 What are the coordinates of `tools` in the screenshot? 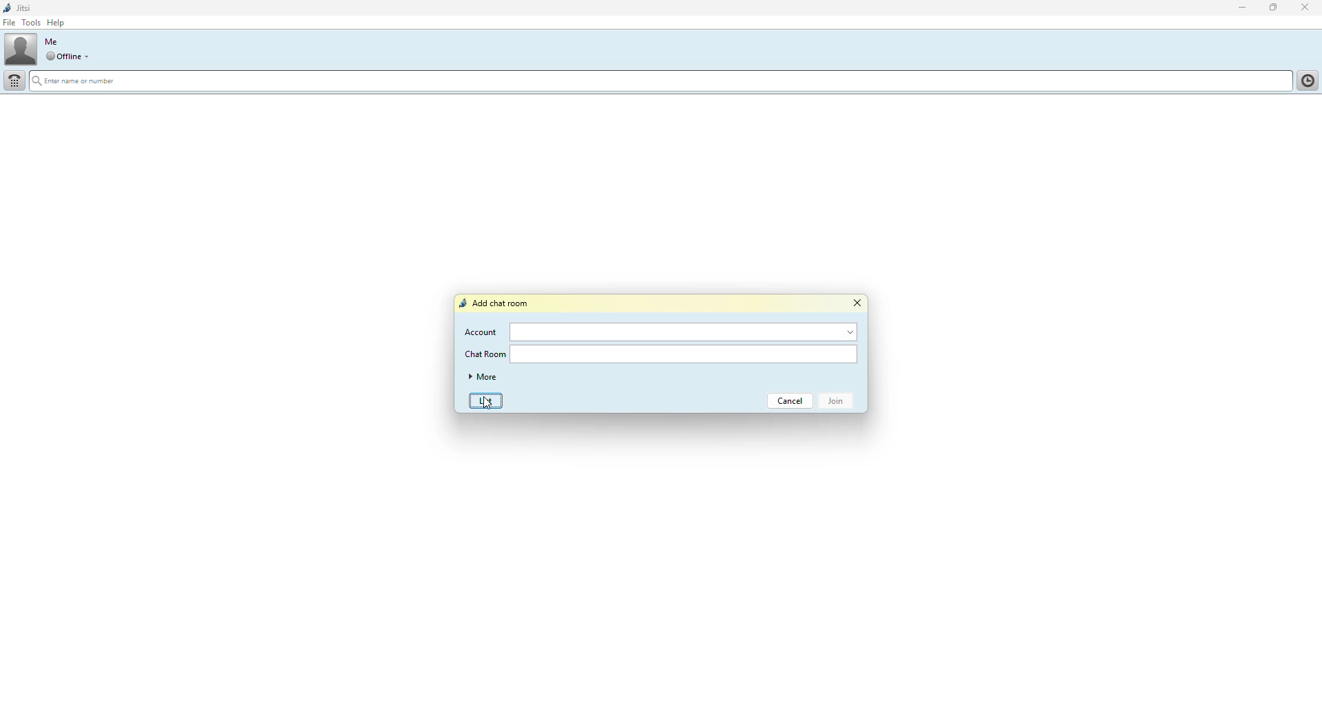 It's located at (32, 22).